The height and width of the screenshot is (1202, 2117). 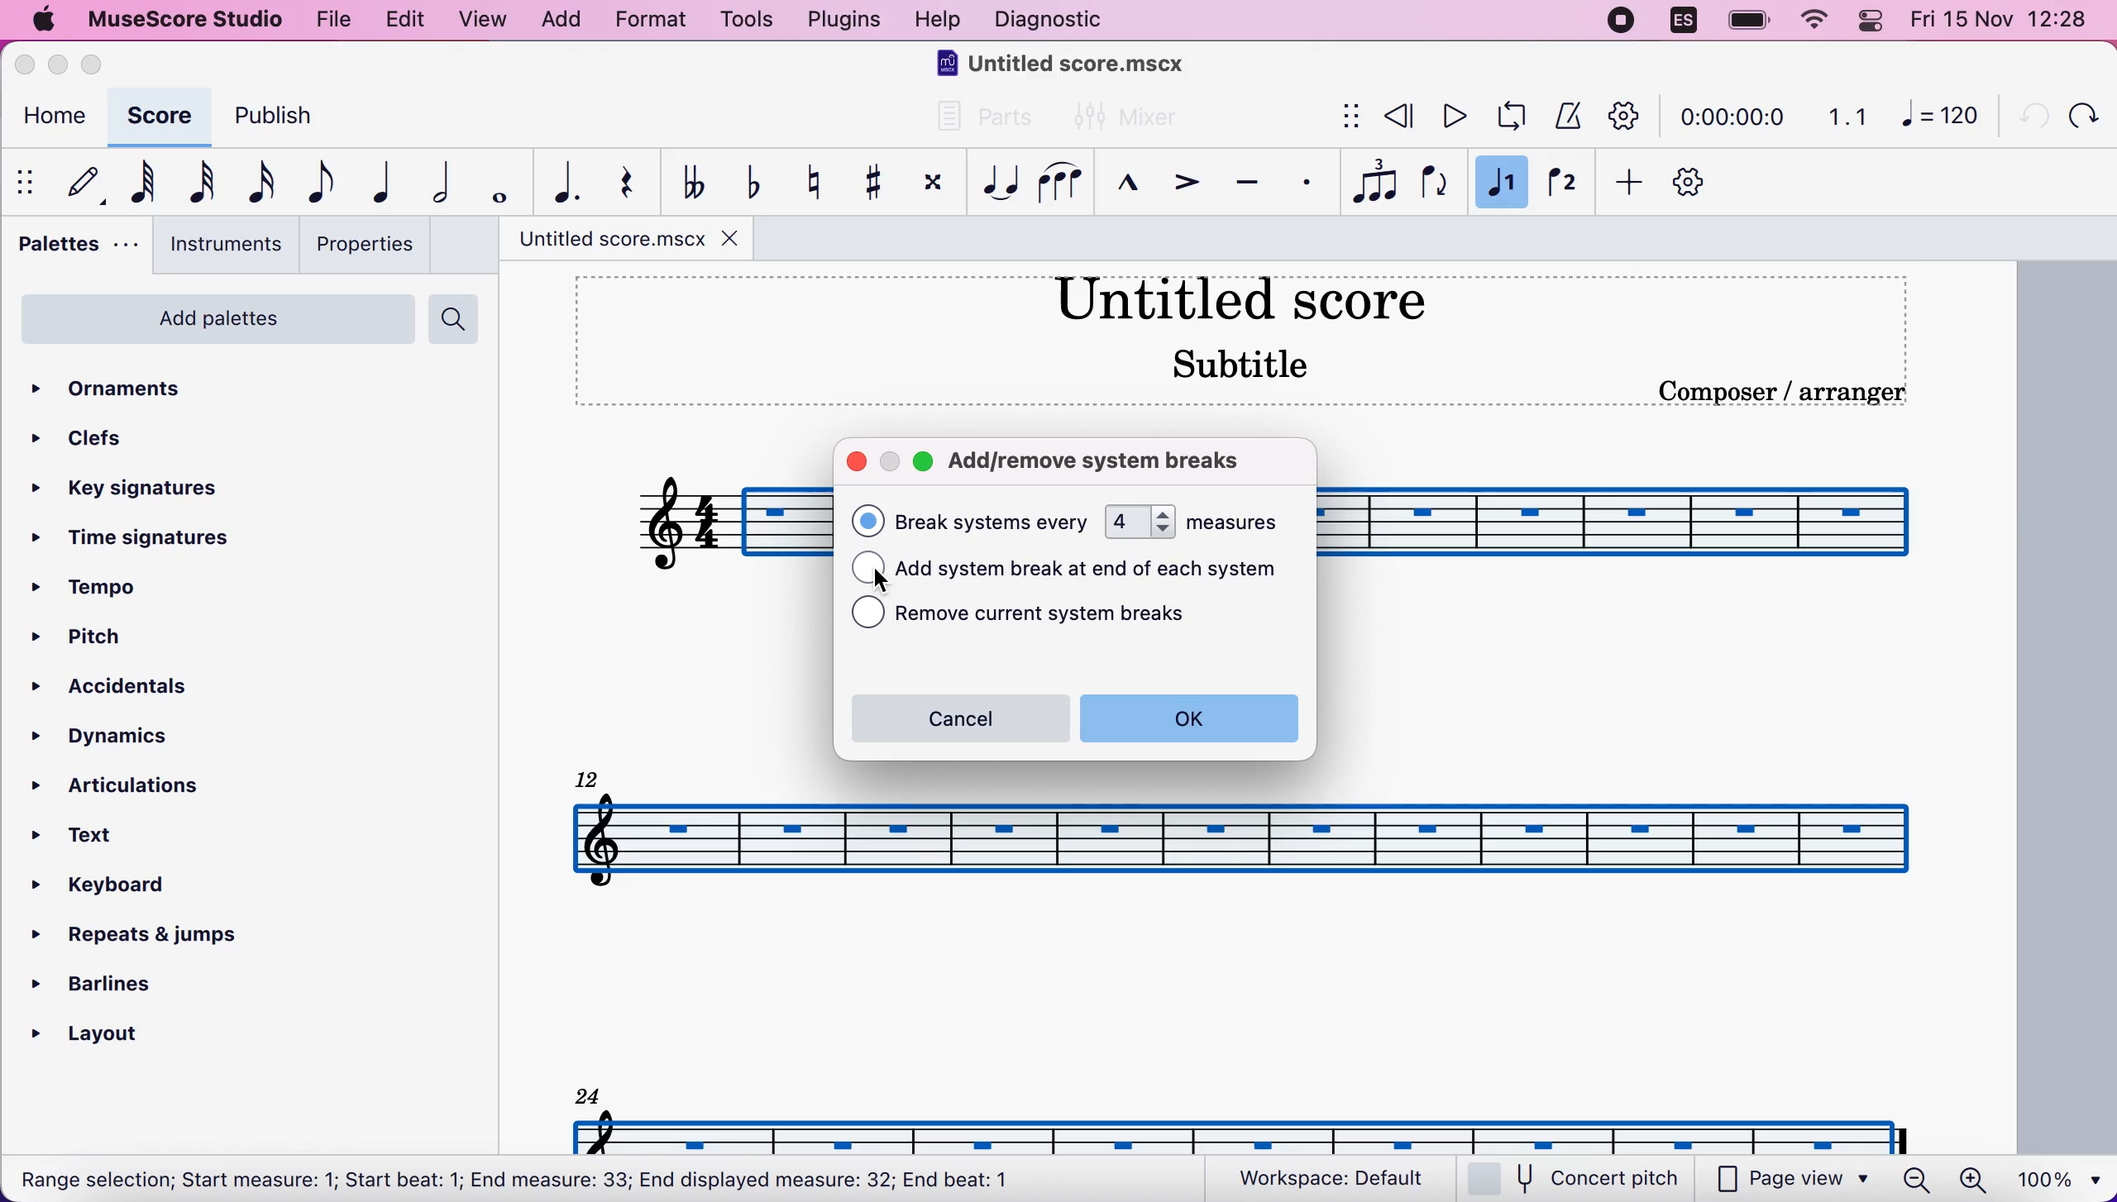 What do you see at coordinates (404, 20) in the screenshot?
I see `edit` at bounding box center [404, 20].